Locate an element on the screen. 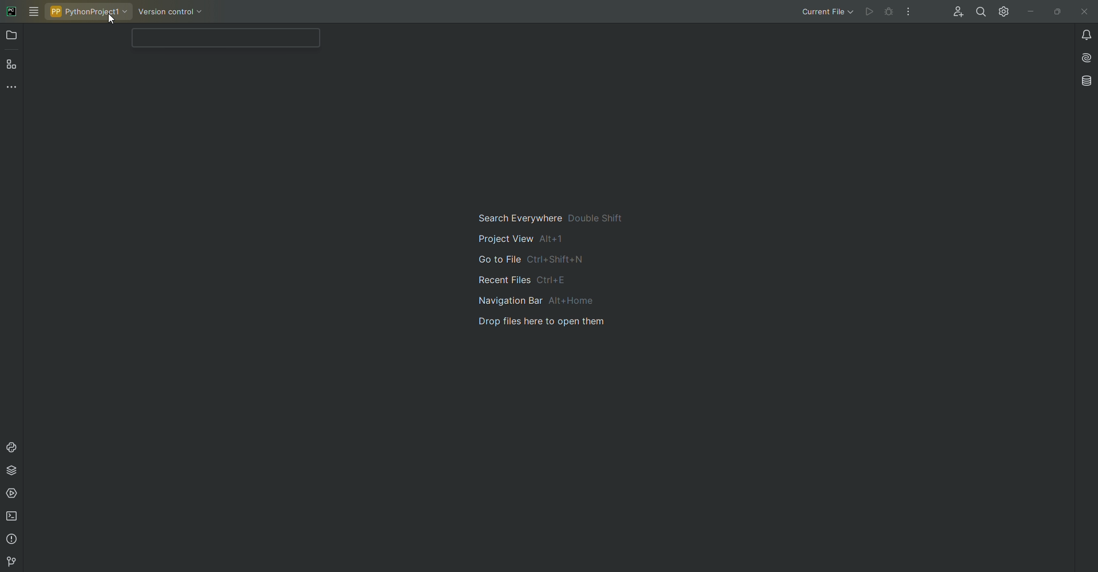  Version Control is located at coordinates (10, 562).